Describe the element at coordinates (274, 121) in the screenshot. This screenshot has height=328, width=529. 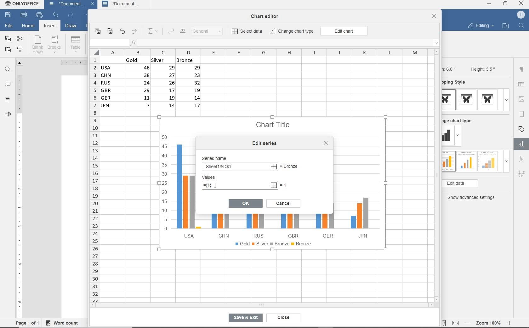
I see `Chart Title` at that location.